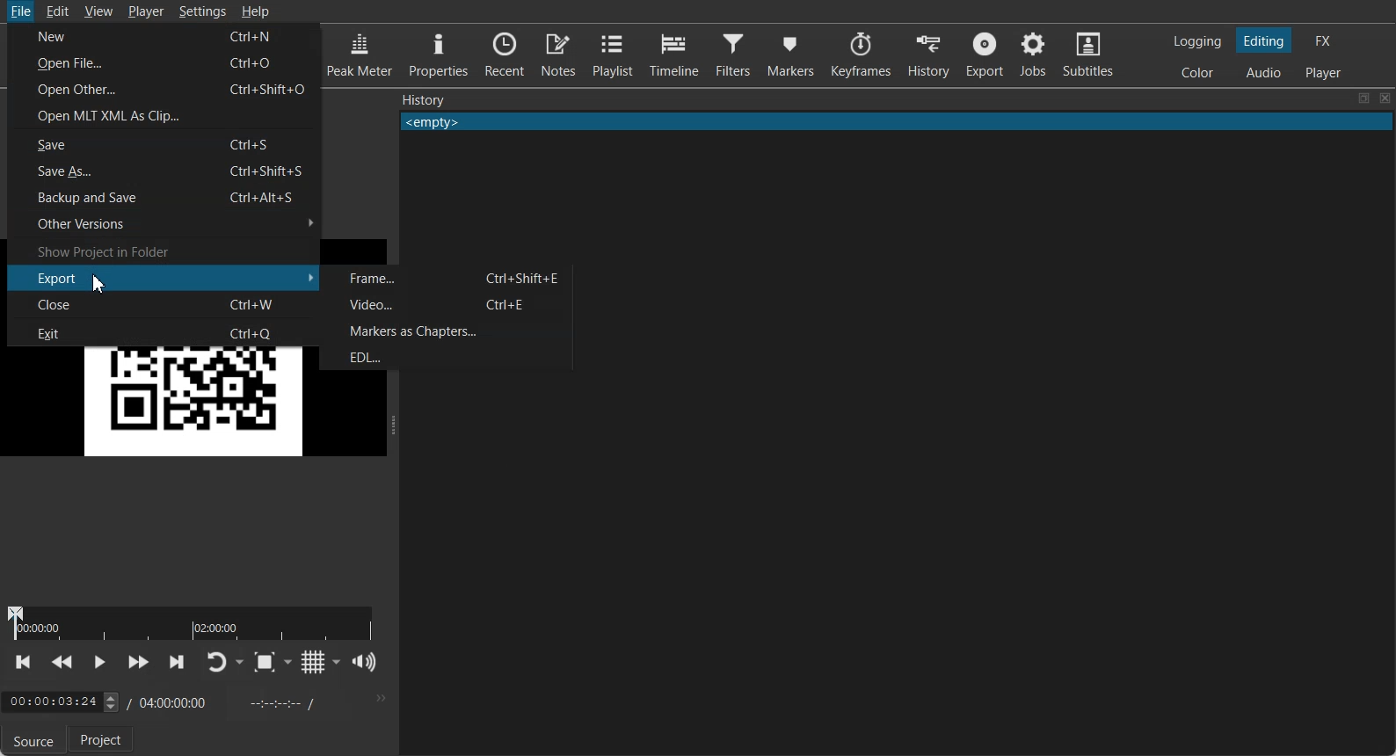 Image resolution: width=1396 pixels, height=756 pixels. Describe the element at coordinates (509, 303) in the screenshot. I see `Ctrl+E` at that location.